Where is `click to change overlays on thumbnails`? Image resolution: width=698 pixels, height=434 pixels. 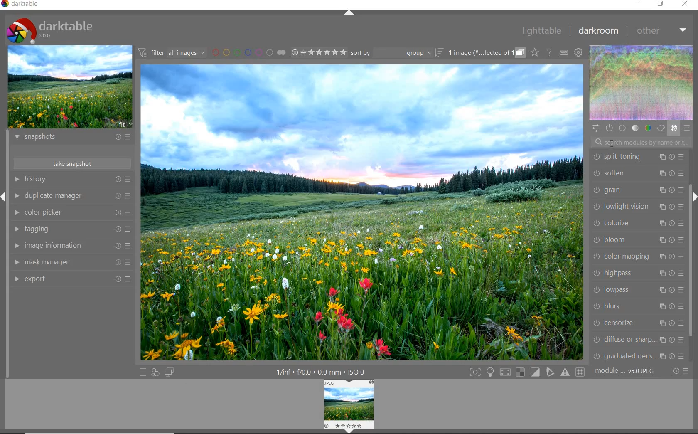
click to change overlays on thumbnails is located at coordinates (534, 52).